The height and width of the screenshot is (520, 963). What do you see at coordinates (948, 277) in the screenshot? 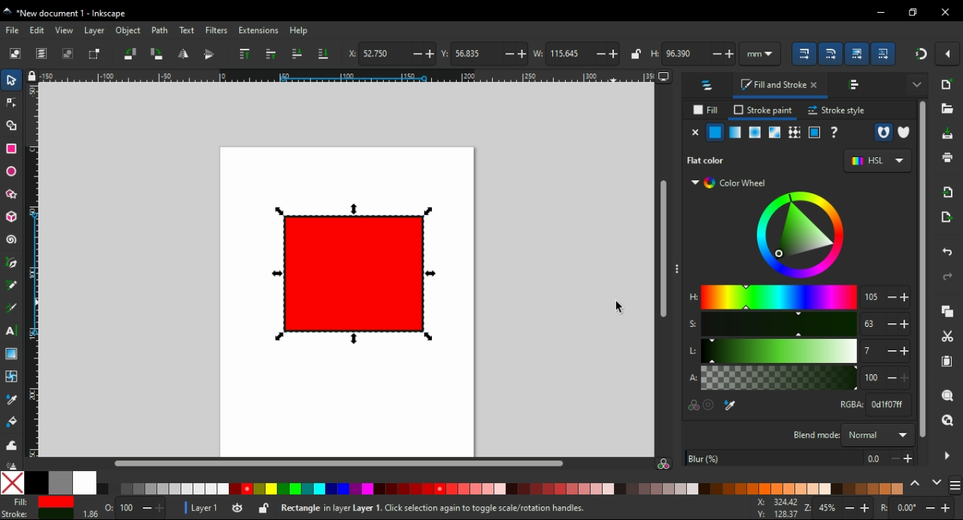
I see `redo` at bounding box center [948, 277].